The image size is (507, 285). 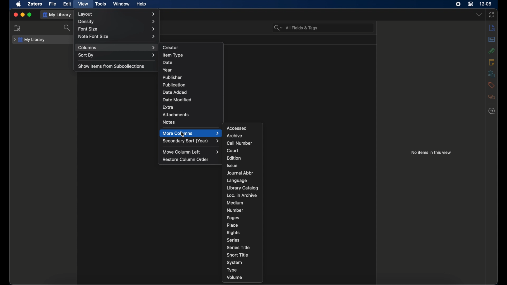 What do you see at coordinates (431, 152) in the screenshot?
I see `no items in this view` at bounding box center [431, 152].